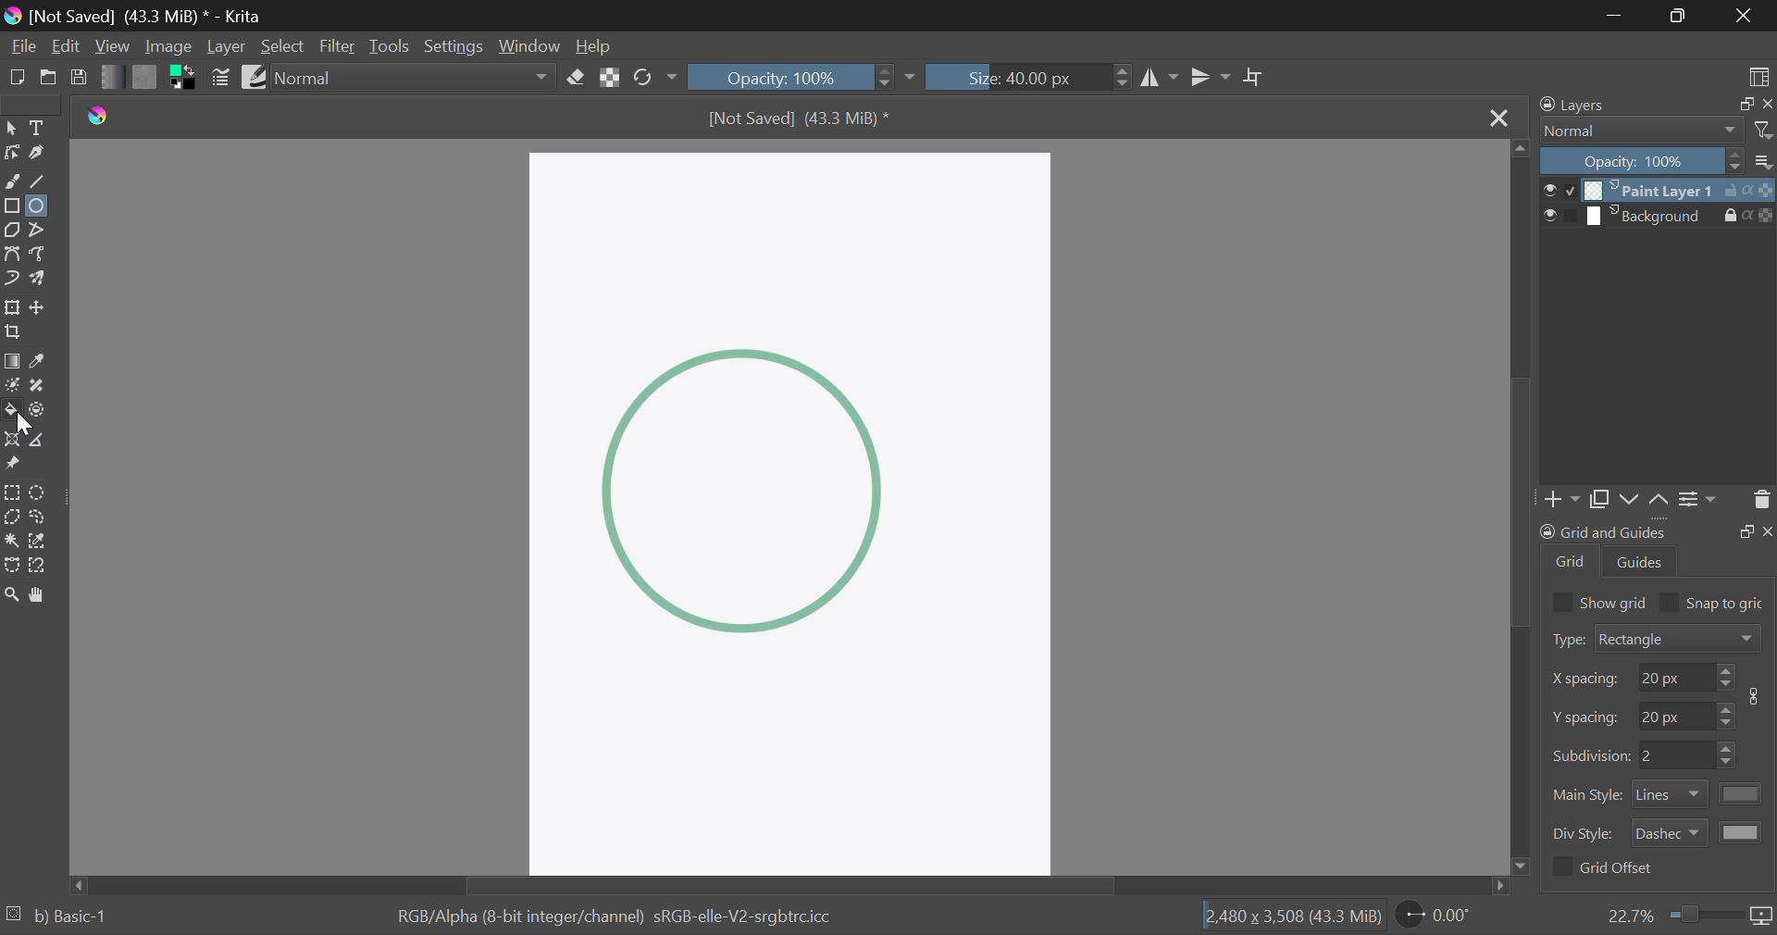  Describe the element at coordinates (11, 332) in the screenshot. I see `Crop` at that location.